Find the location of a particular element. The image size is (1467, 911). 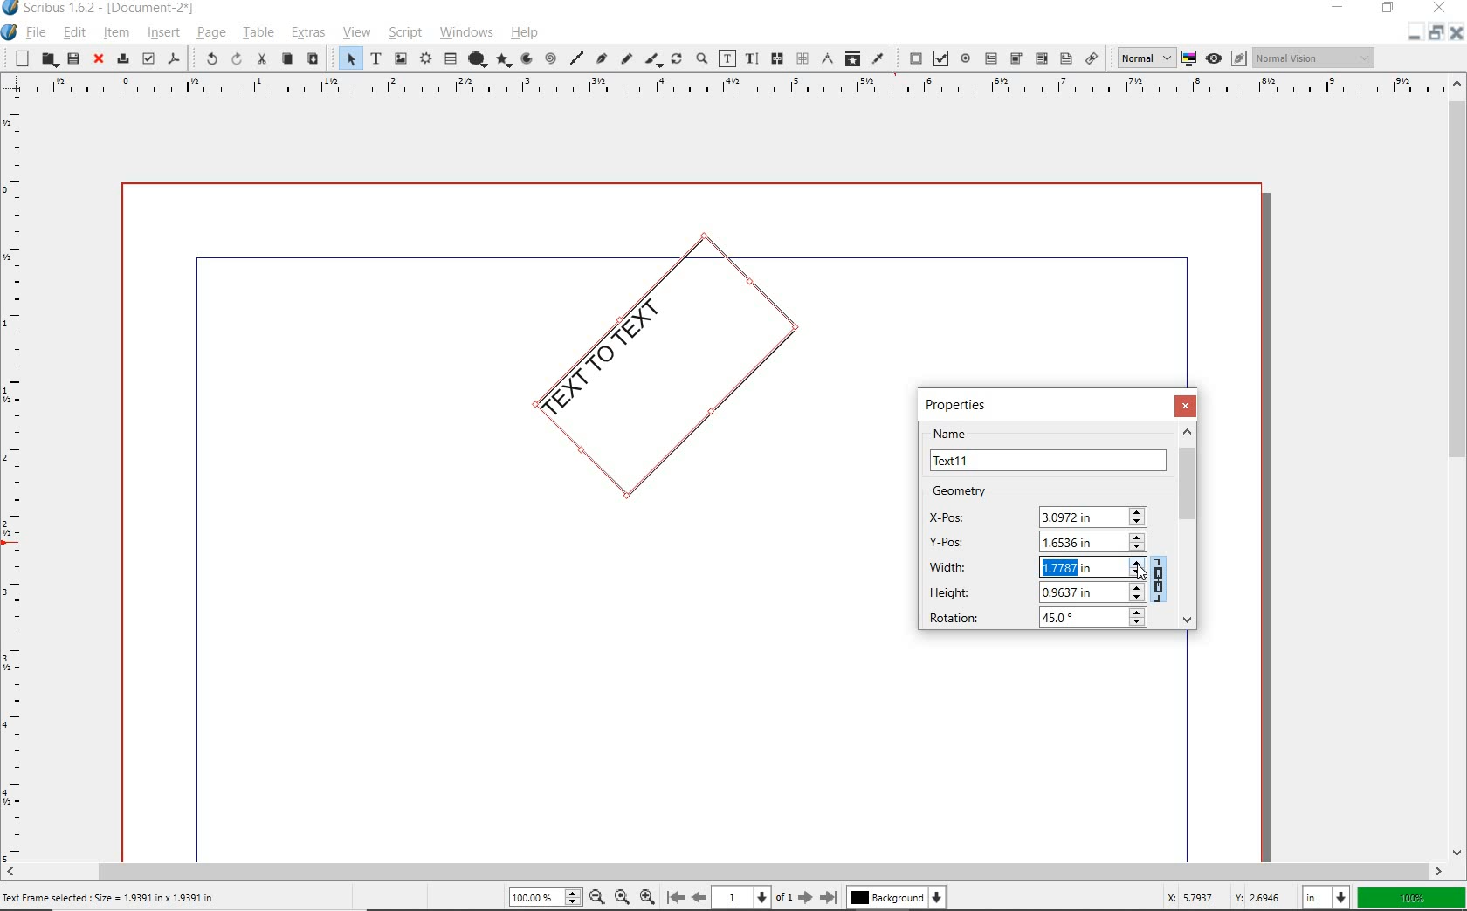

PROPERTIES is located at coordinates (960, 404).